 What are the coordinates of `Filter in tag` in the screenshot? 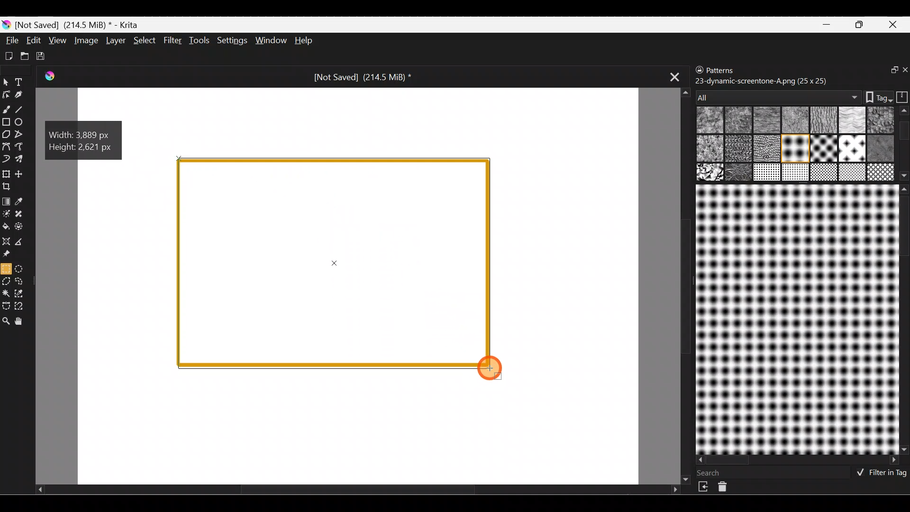 It's located at (879, 474).